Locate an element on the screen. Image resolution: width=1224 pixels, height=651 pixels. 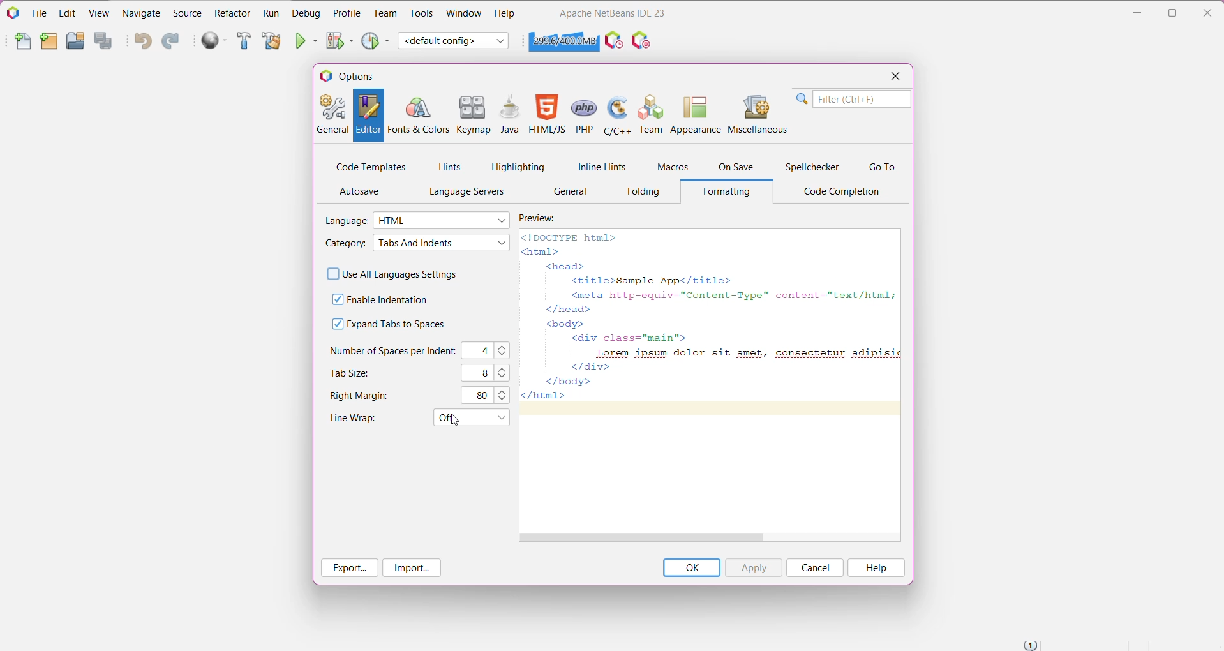
OK is located at coordinates (691, 567).